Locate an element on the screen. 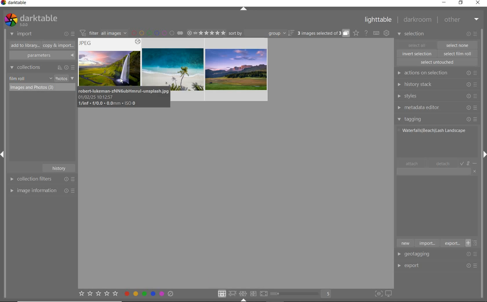  export is located at coordinates (452, 243).